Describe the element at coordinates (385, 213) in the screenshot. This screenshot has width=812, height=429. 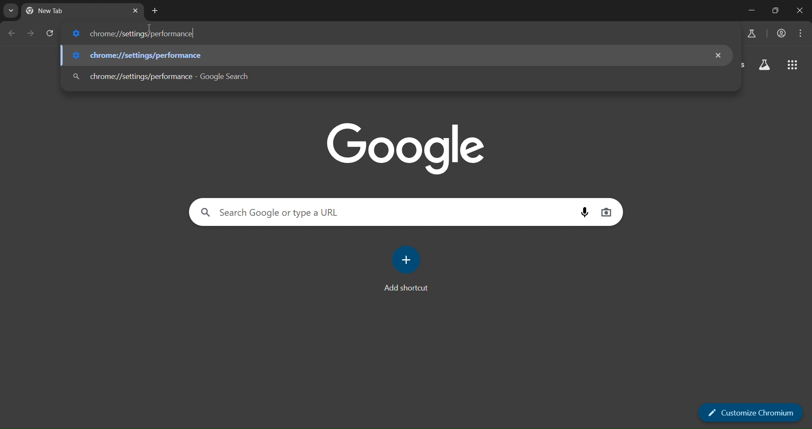
I see `search google or type a URL` at that location.